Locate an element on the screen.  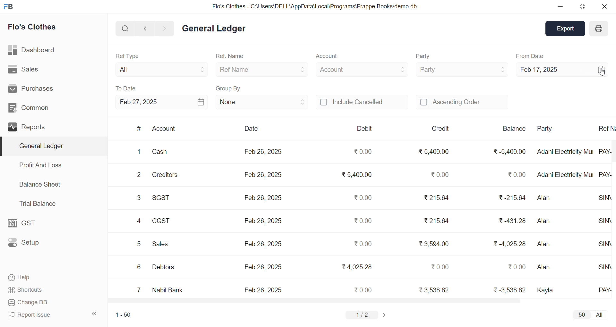
₹0.00 is located at coordinates (364, 244).